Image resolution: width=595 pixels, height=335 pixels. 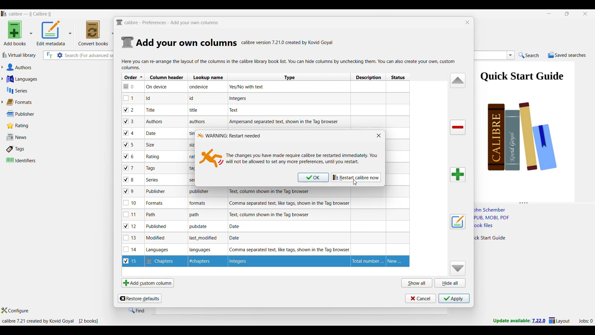 What do you see at coordinates (50, 321) in the screenshot?
I see `Current details of software` at bounding box center [50, 321].